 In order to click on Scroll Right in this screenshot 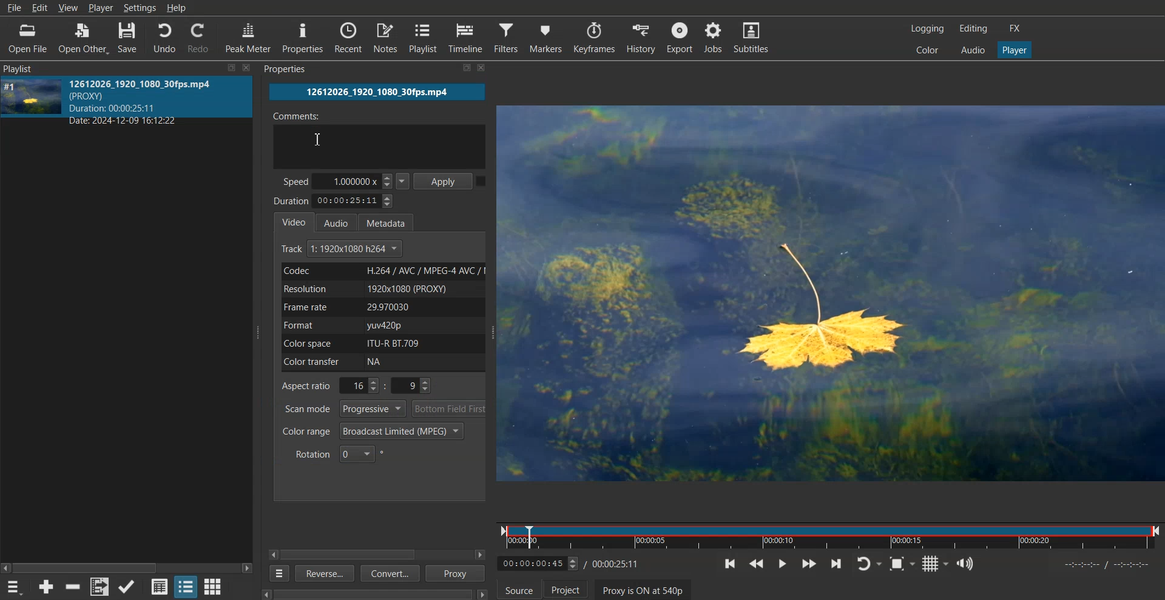, I will do `click(481, 555)`.